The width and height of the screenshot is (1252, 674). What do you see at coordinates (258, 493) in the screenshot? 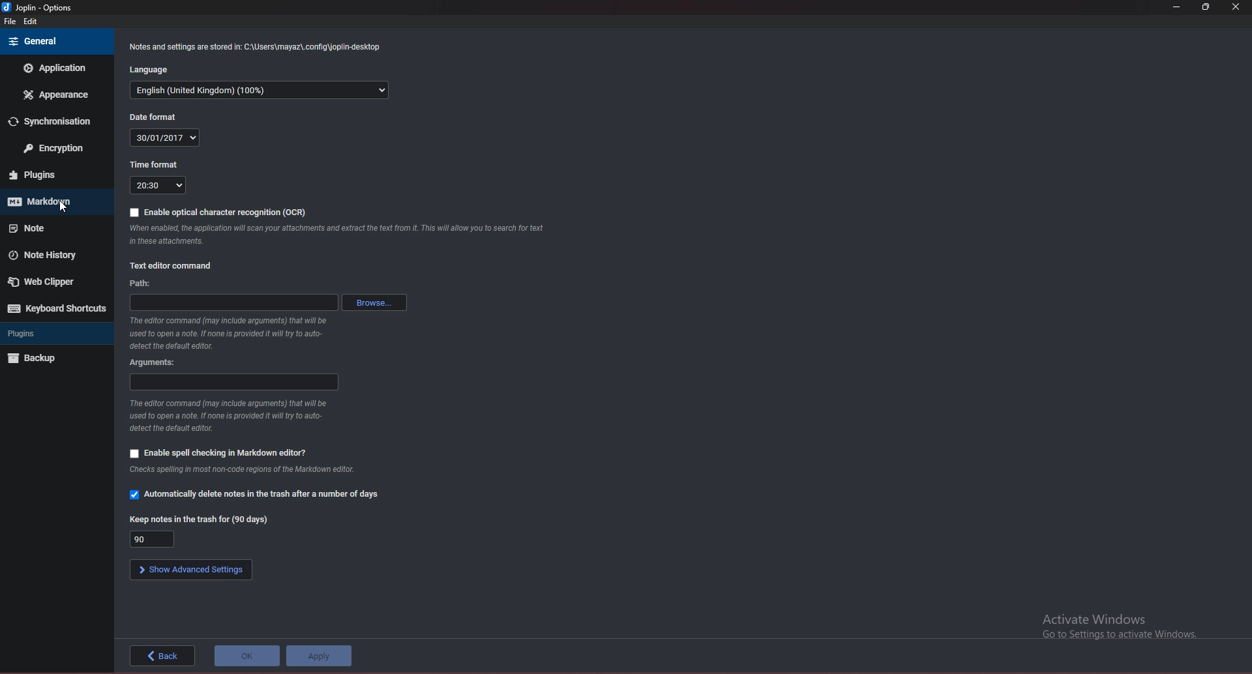
I see `automatically delete notes` at bounding box center [258, 493].